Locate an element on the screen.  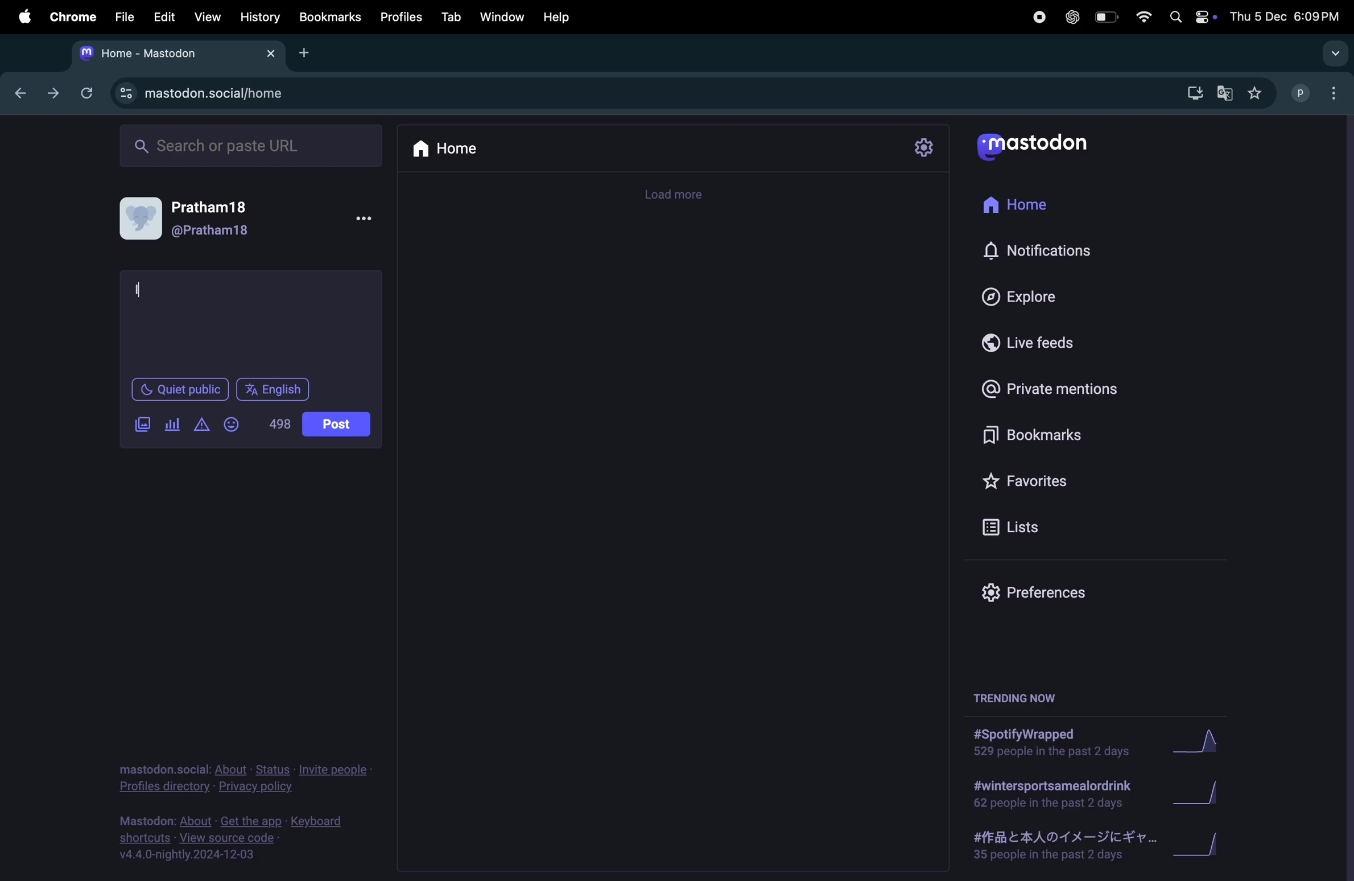
graph is located at coordinates (1199, 795).